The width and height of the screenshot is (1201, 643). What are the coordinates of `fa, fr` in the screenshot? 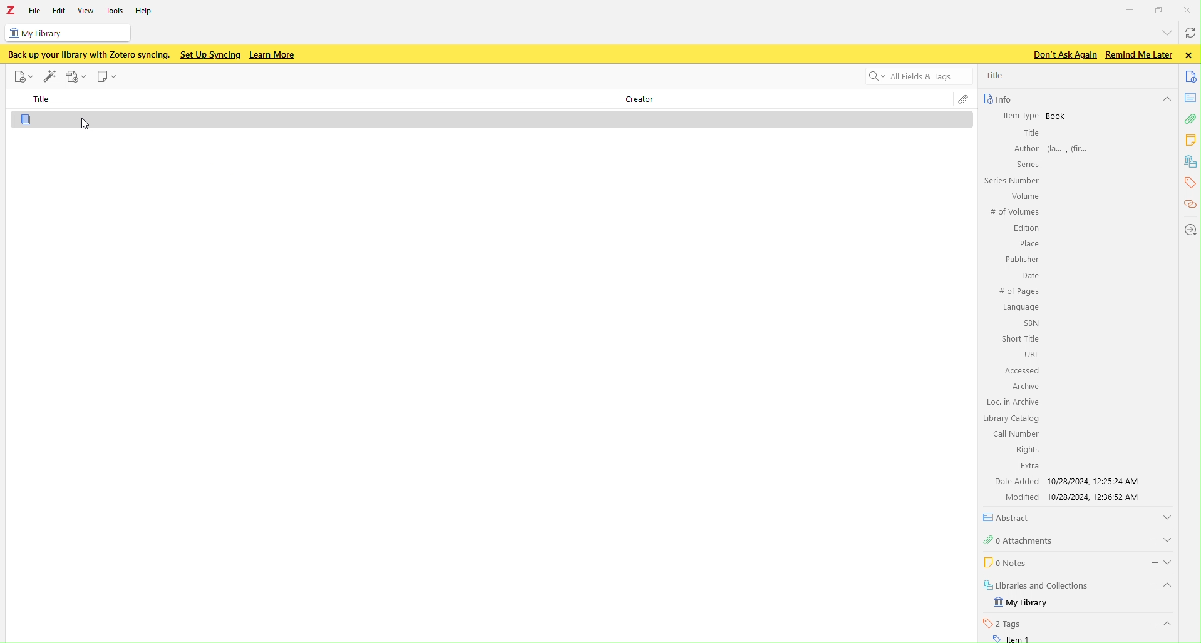 It's located at (1071, 148).